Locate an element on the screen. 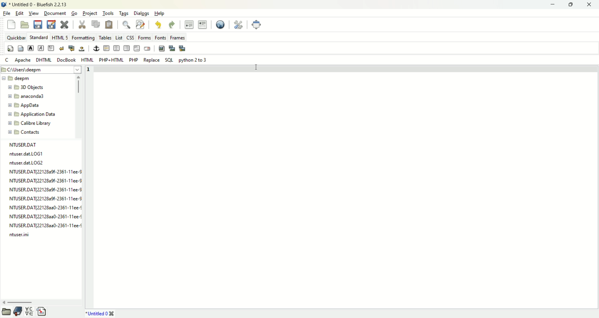 The height and width of the screenshot is (318, 599). Formatting is located at coordinates (83, 38).